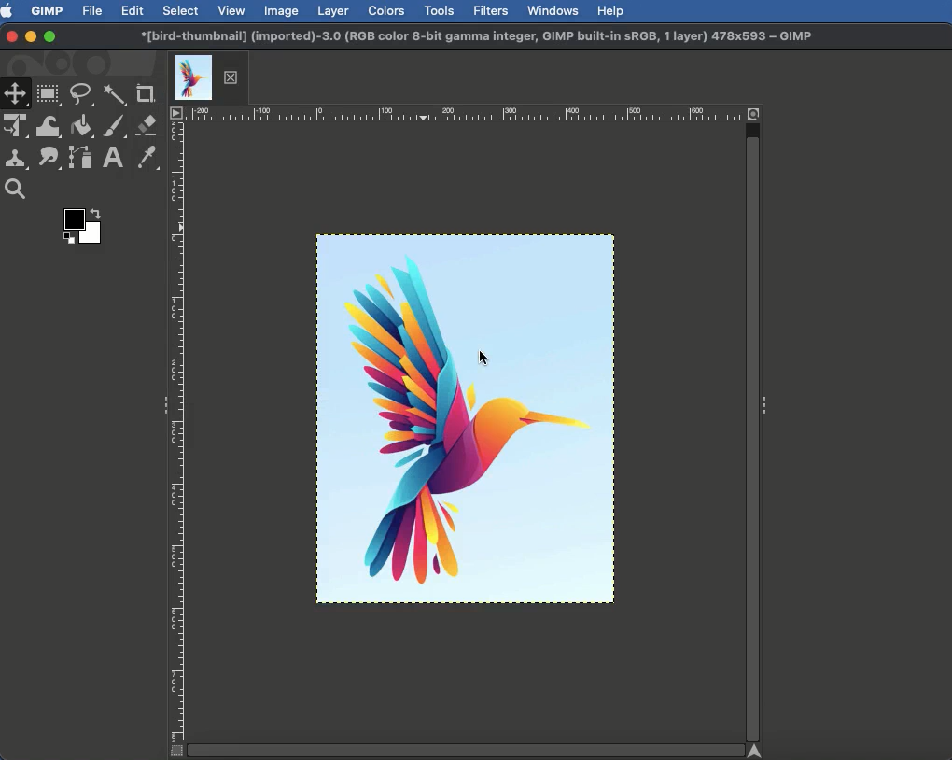  I want to click on Ruler, so click(177, 430).